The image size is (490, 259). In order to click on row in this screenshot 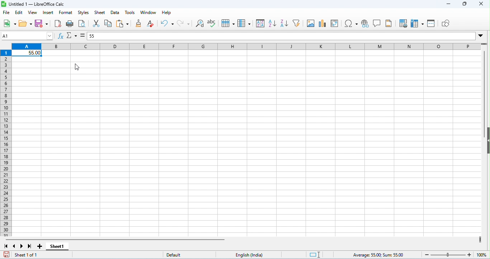, I will do `click(229, 23)`.